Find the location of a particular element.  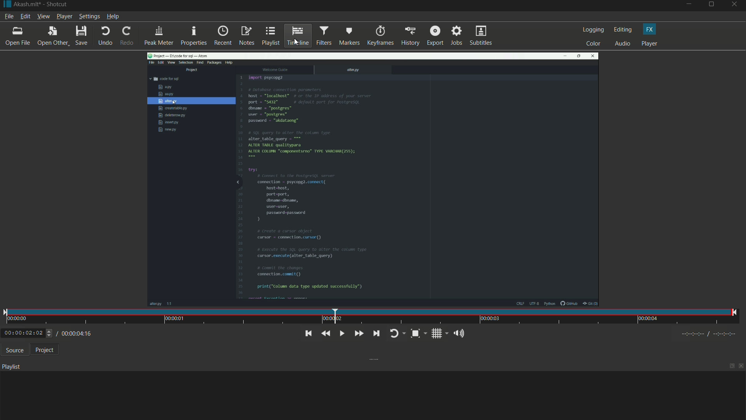

imported video is located at coordinates (373, 181).